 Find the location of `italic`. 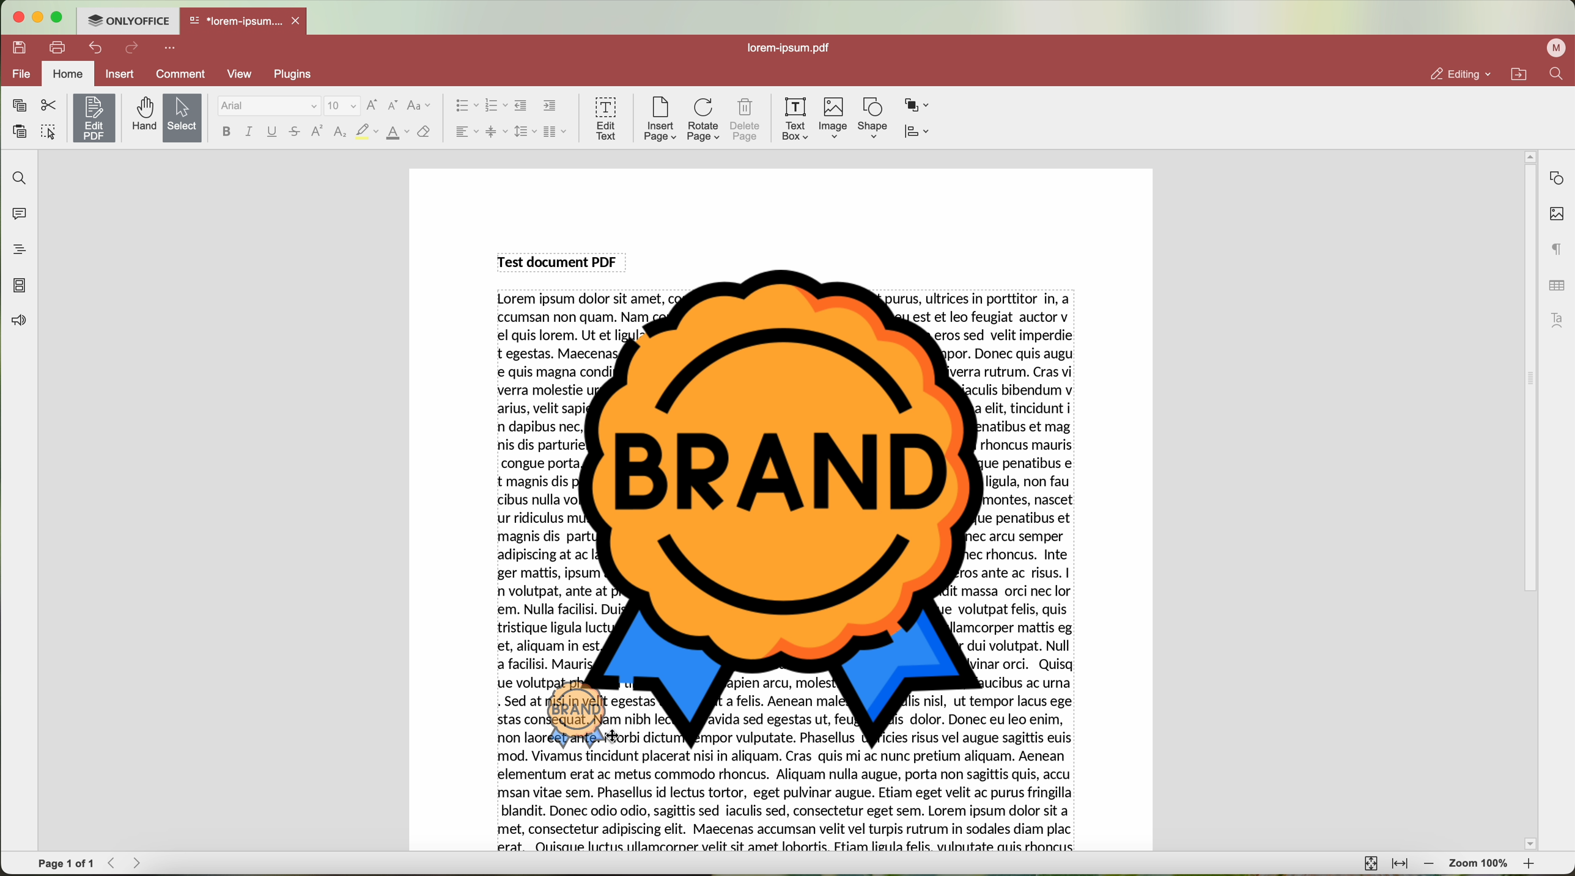

italic is located at coordinates (249, 131).